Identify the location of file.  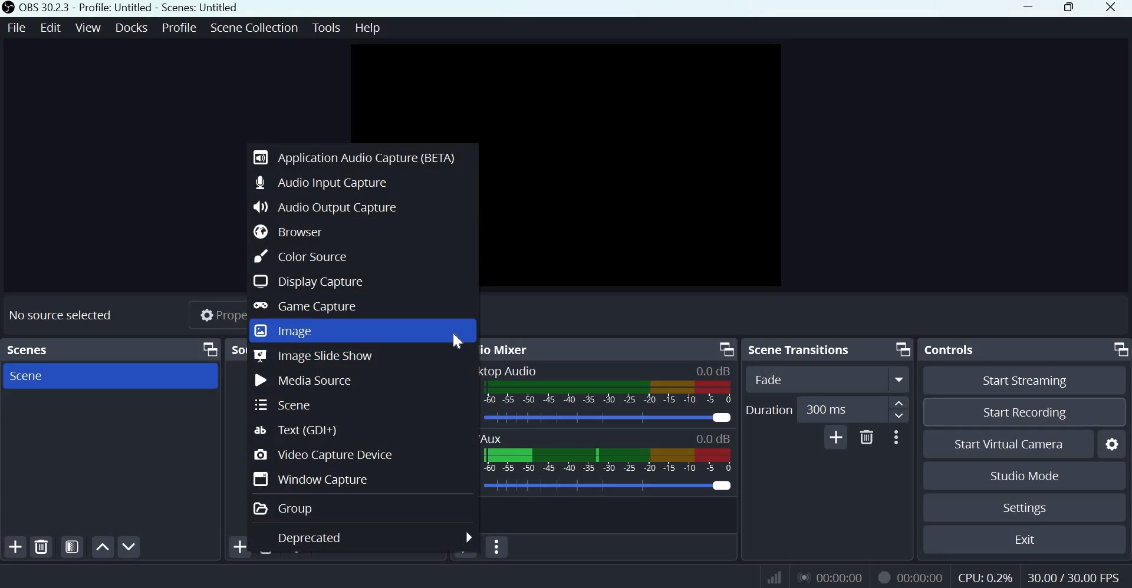
(17, 27).